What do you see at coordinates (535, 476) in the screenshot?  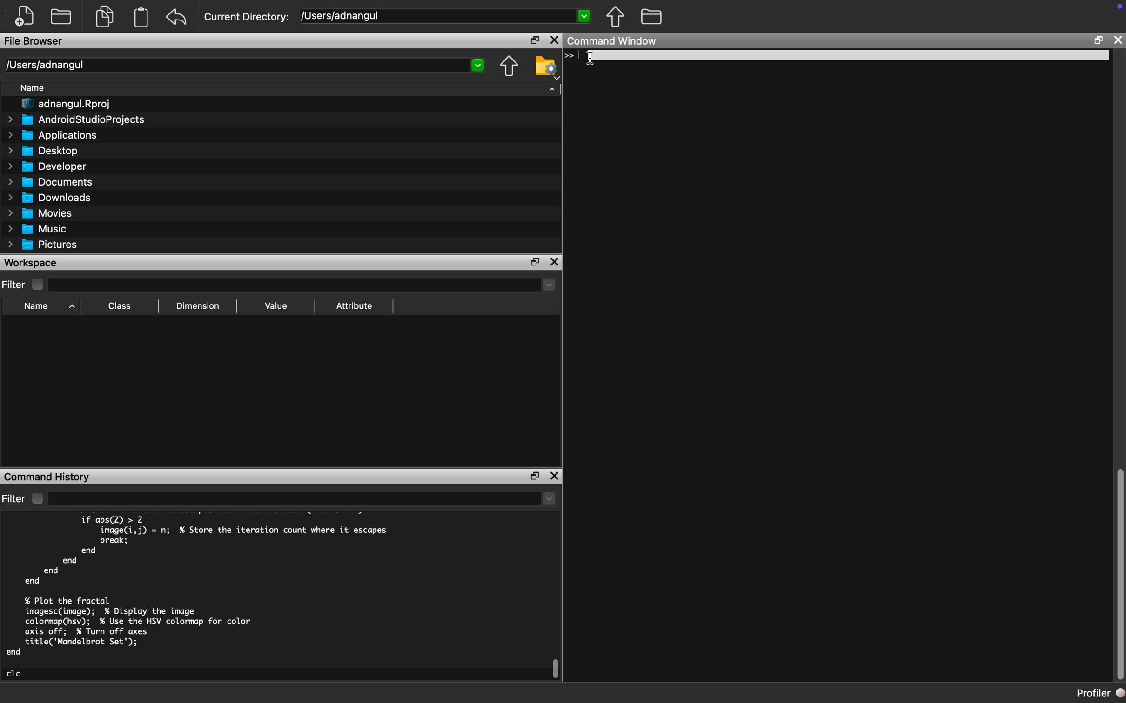 I see `Restore Down` at bounding box center [535, 476].